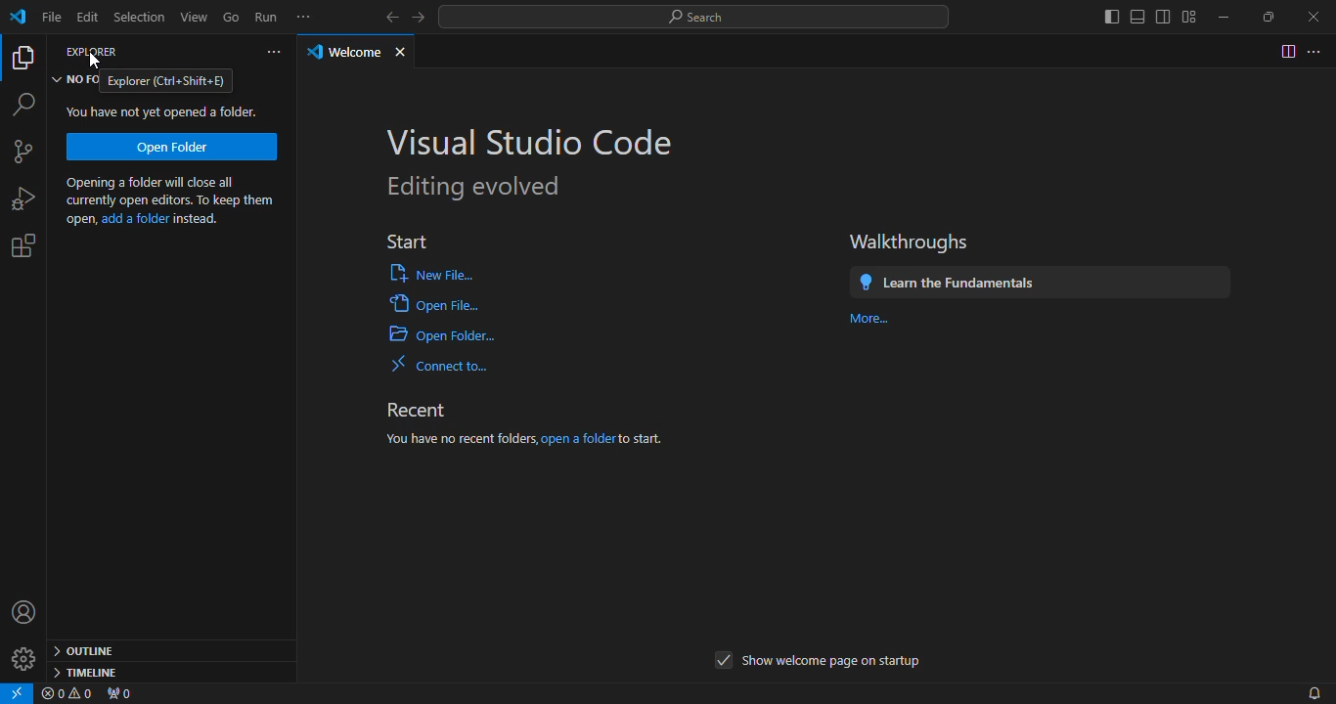 This screenshot has height=704, width=1336. Describe the element at coordinates (1142, 16) in the screenshot. I see `move to sides` at that location.